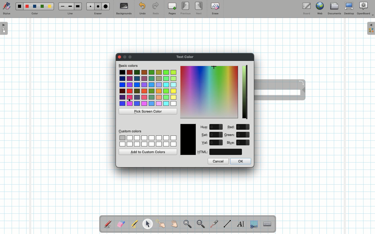 The width and height of the screenshot is (375, 234). Describe the element at coordinates (130, 99) in the screenshot. I see `cursor` at that location.